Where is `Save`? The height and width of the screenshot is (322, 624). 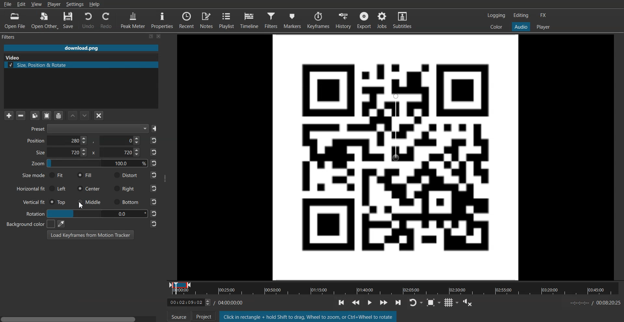
Save is located at coordinates (155, 129).